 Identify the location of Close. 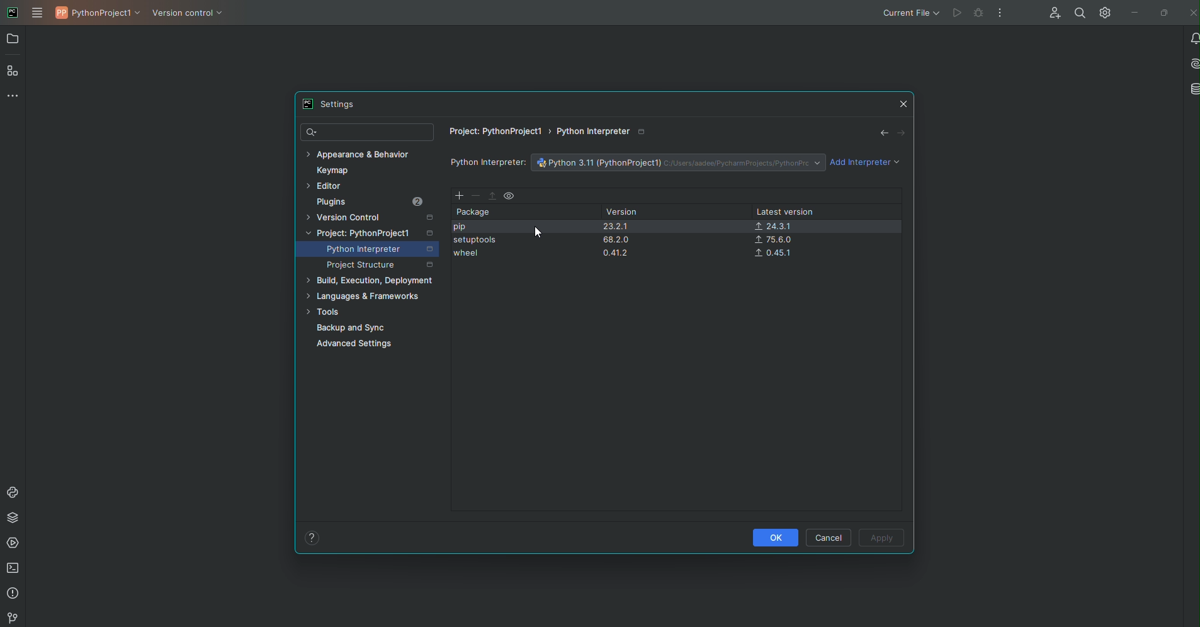
(1191, 12).